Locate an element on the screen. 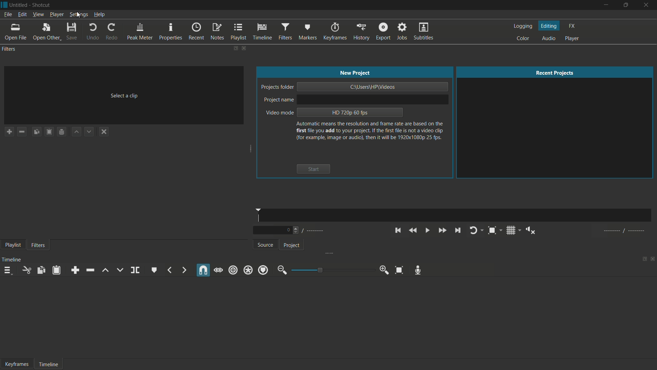 The width and height of the screenshot is (657, 370). ripple delete is located at coordinates (89, 270).